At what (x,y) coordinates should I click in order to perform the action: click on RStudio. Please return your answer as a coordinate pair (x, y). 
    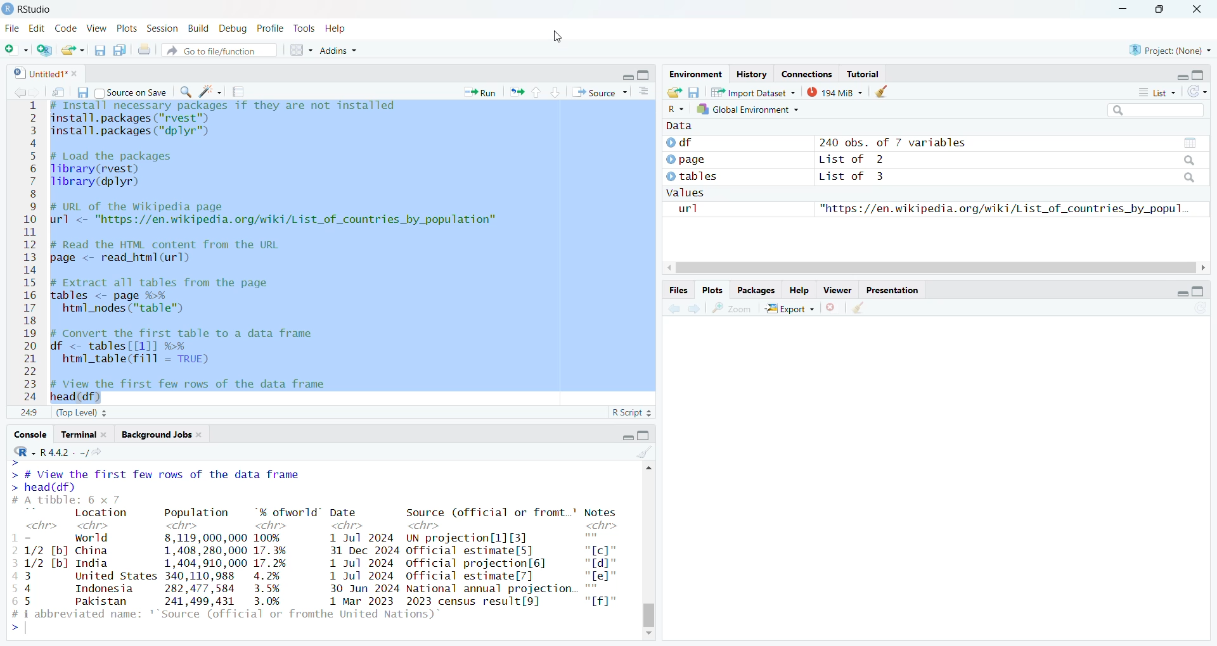
    Looking at the image, I should click on (34, 9).